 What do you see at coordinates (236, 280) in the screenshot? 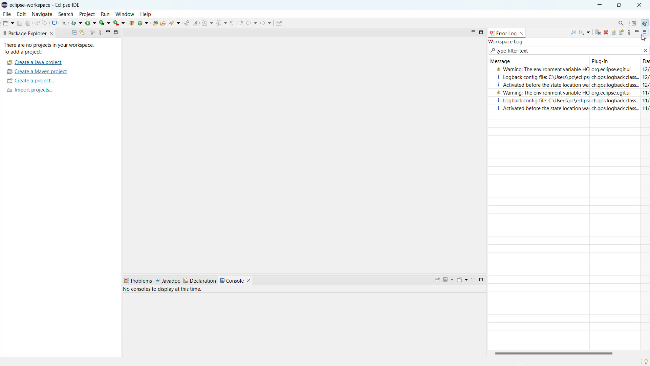
I see `console` at bounding box center [236, 280].